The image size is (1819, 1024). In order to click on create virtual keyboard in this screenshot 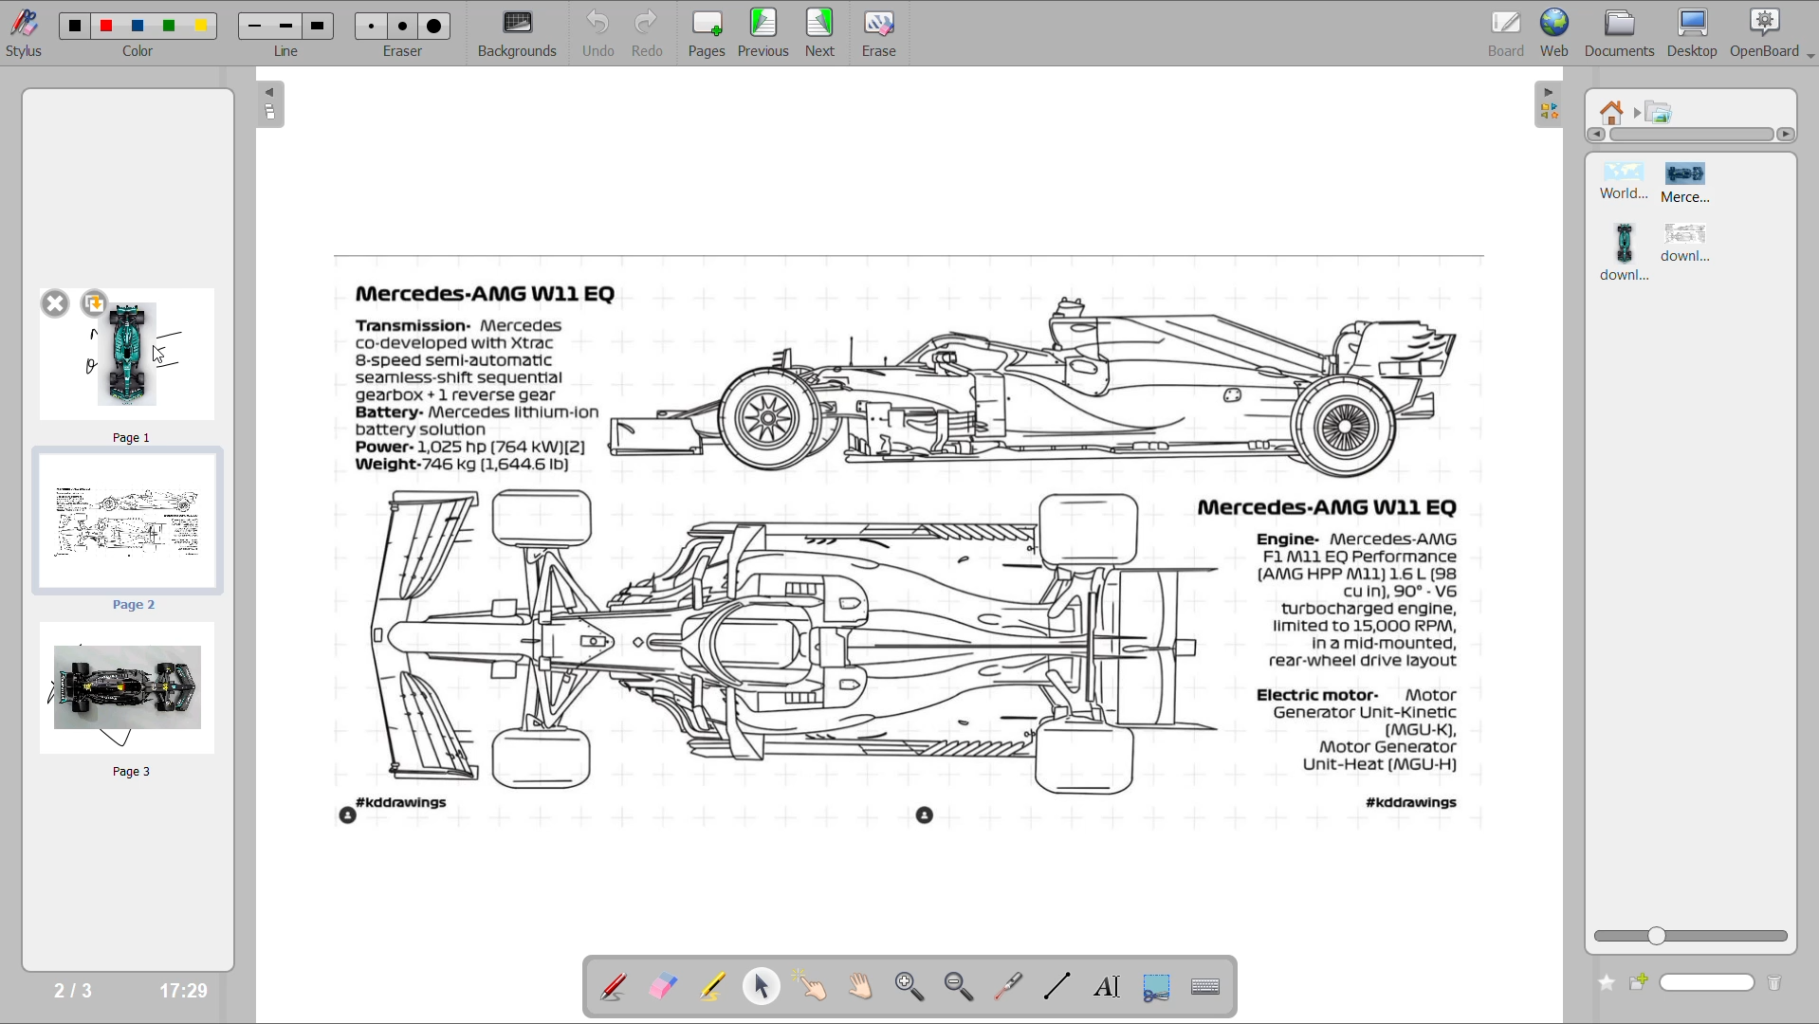, I will do `click(1208, 988)`.